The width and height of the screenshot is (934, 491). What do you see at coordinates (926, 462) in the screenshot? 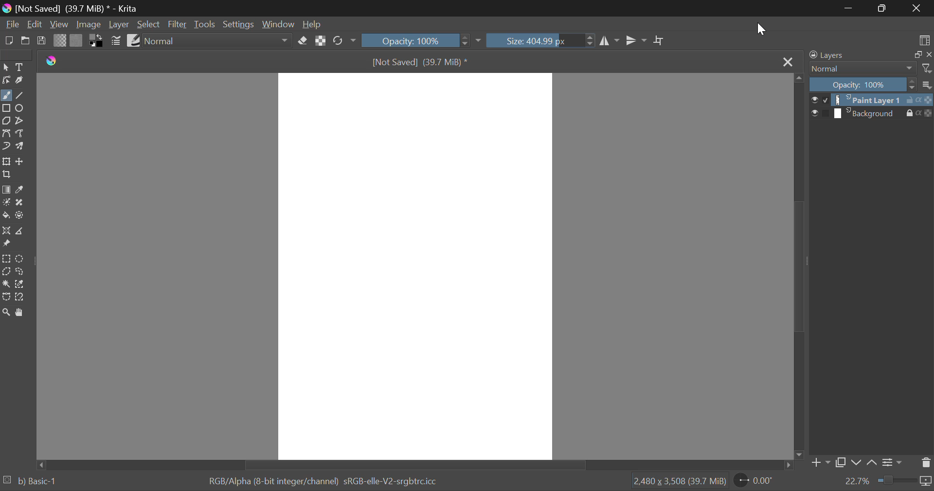
I see `Delete Layer` at bounding box center [926, 462].